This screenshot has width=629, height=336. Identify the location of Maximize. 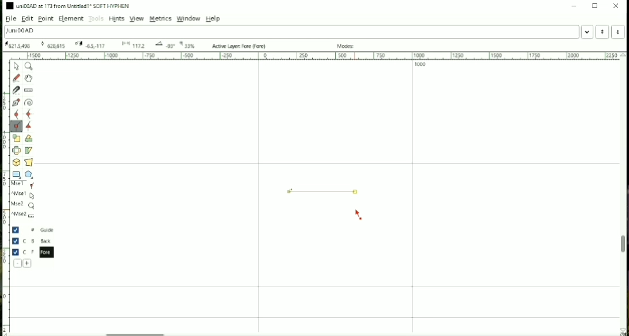
(595, 6).